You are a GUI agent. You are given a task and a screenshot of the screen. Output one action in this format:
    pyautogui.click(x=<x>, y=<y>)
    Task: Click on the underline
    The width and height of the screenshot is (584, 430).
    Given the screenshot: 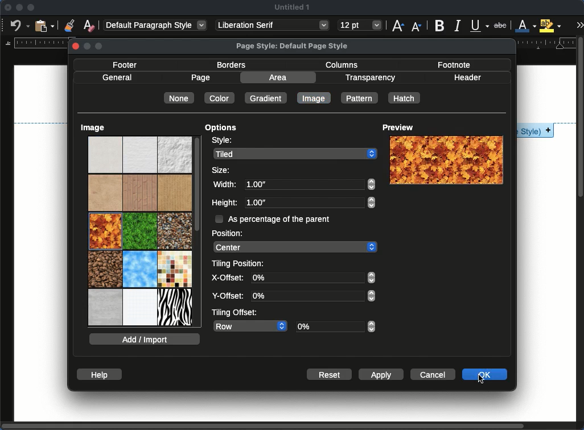 What is the action you would take?
    pyautogui.click(x=479, y=24)
    